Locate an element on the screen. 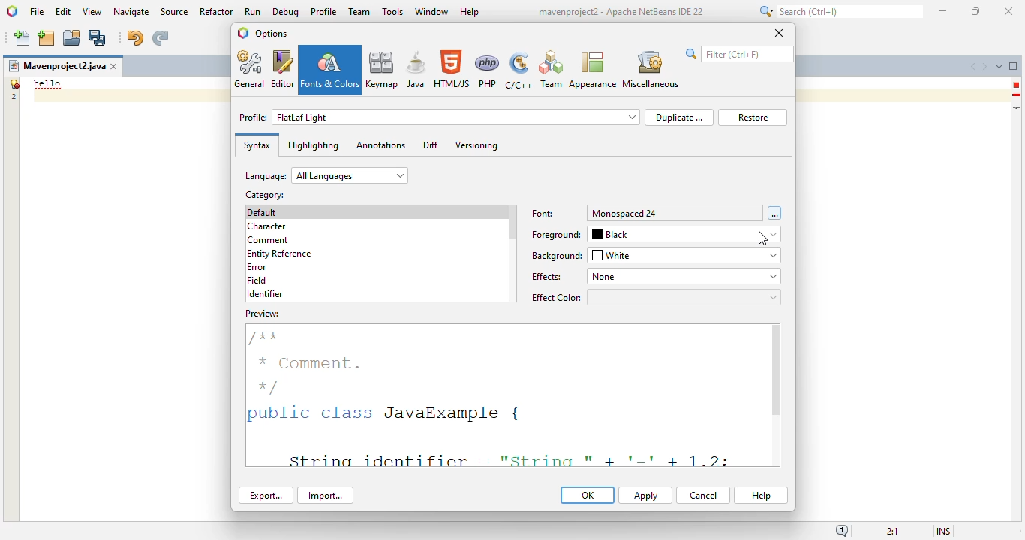 This screenshot has height=540, width=1025. maximize is located at coordinates (975, 11).